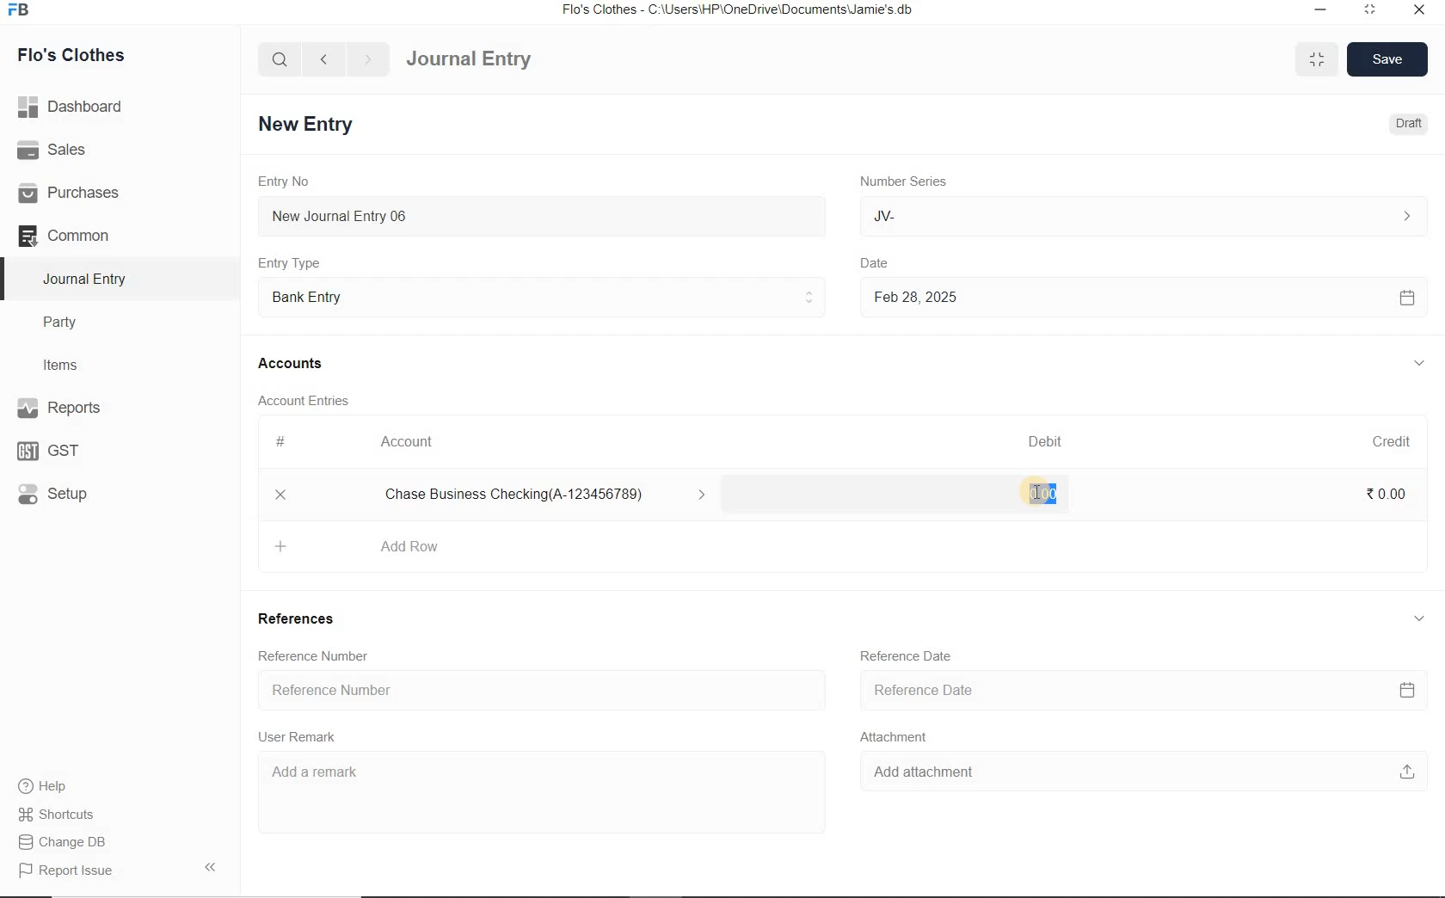 This screenshot has width=1445, height=898. Describe the element at coordinates (373, 544) in the screenshot. I see `Add Row` at that location.